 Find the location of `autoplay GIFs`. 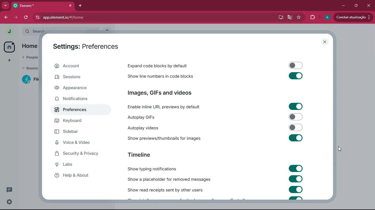

autoplay GIFs is located at coordinates (166, 116).